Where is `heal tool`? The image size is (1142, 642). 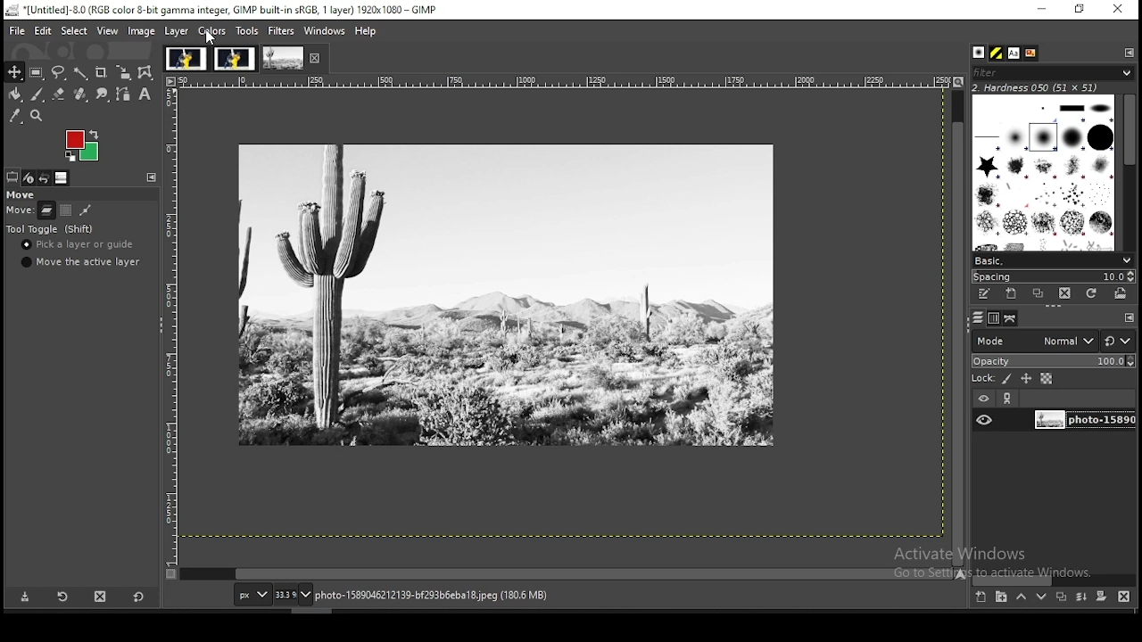
heal tool is located at coordinates (83, 94).